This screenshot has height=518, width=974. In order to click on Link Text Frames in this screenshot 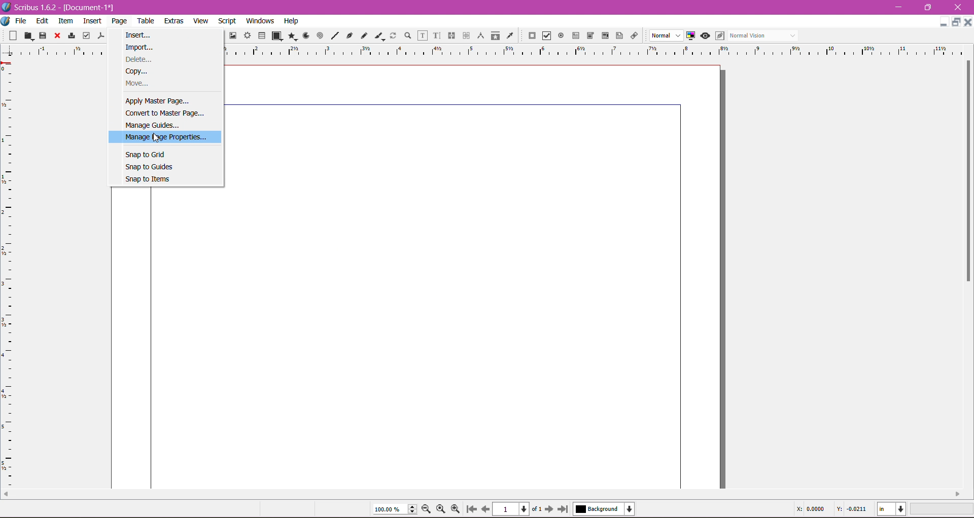, I will do `click(450, 35)`.